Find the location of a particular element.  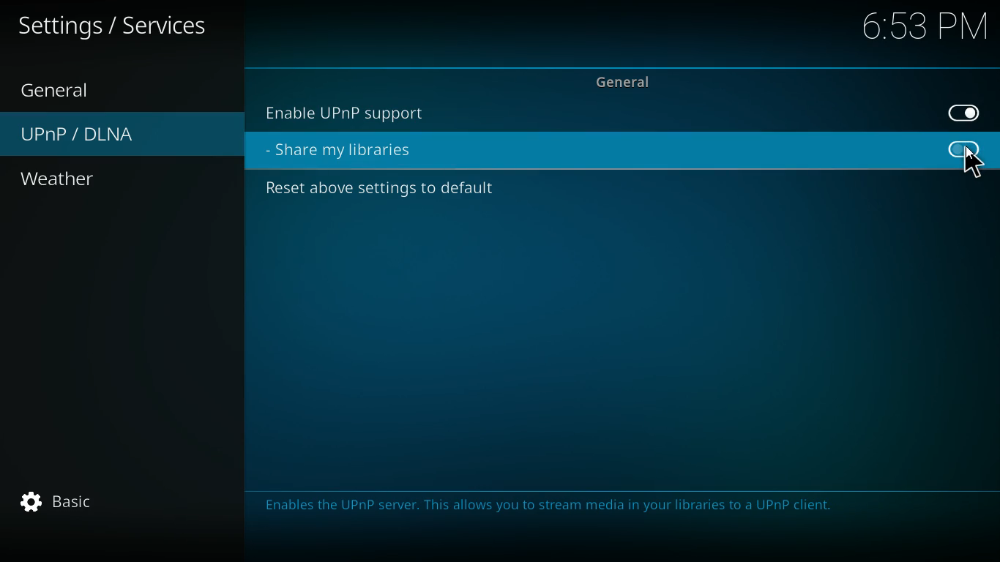

Cursor is located at coordinates (977, 160).